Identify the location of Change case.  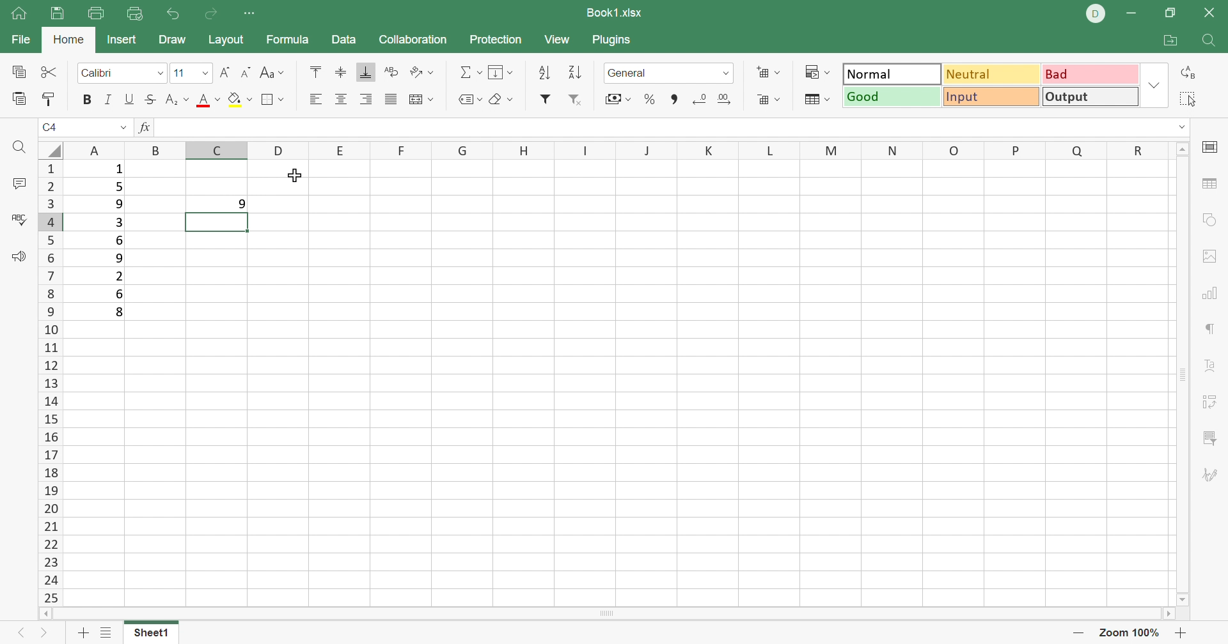
(274, 74).